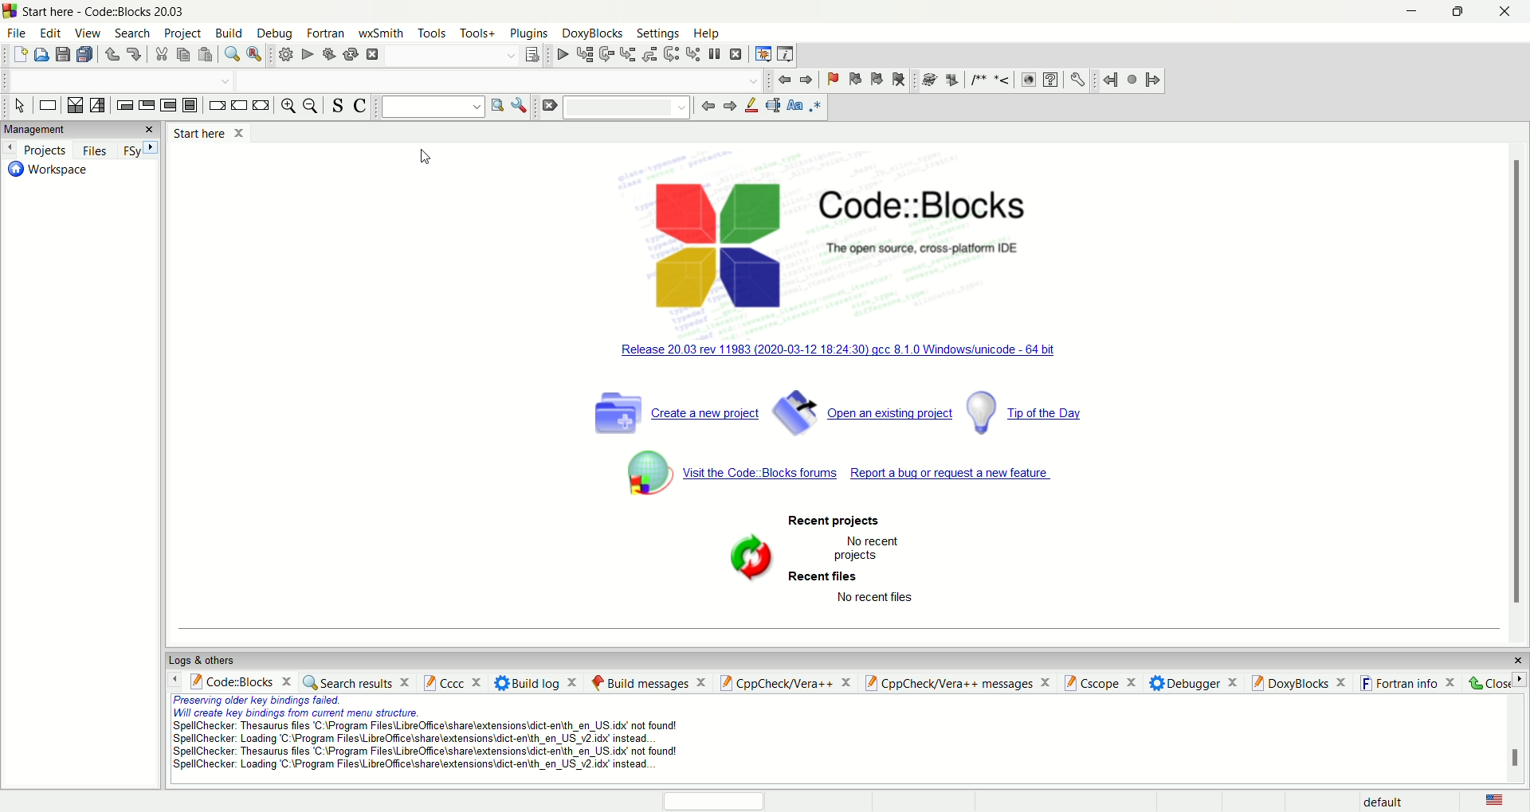  I want to click on Search, so click(627, 107).